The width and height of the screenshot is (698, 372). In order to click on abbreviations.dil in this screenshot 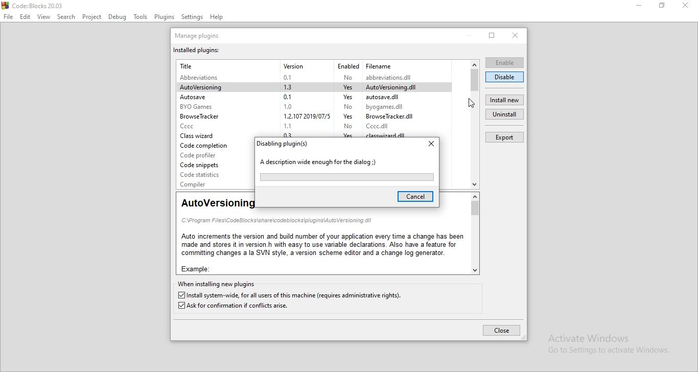, I will do `click(393, 77)`.